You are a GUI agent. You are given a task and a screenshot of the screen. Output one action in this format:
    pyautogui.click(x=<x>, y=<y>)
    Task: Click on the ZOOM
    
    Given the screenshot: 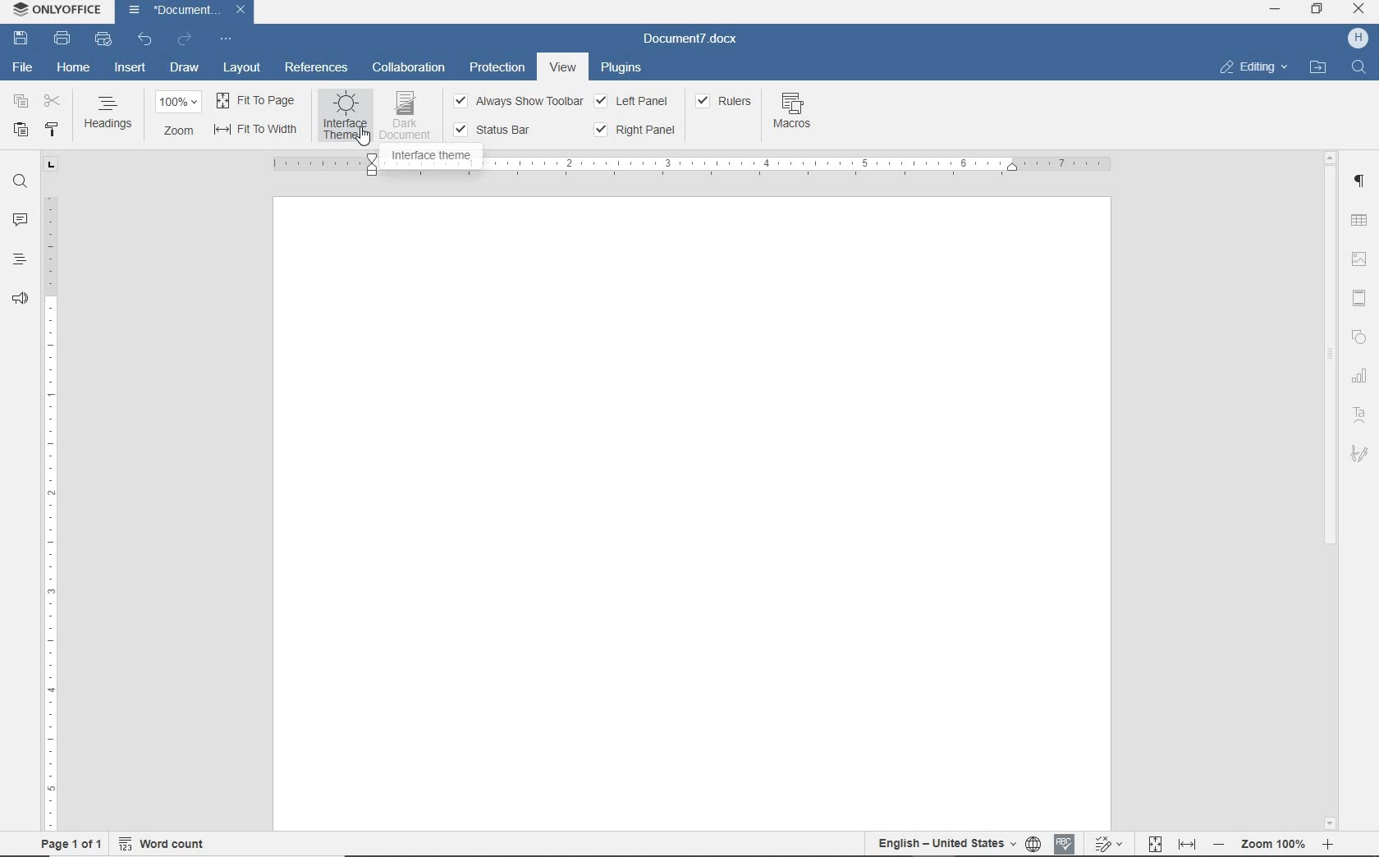 What is the action you would take?
    pyautogui.click(x=180, y=103)
    